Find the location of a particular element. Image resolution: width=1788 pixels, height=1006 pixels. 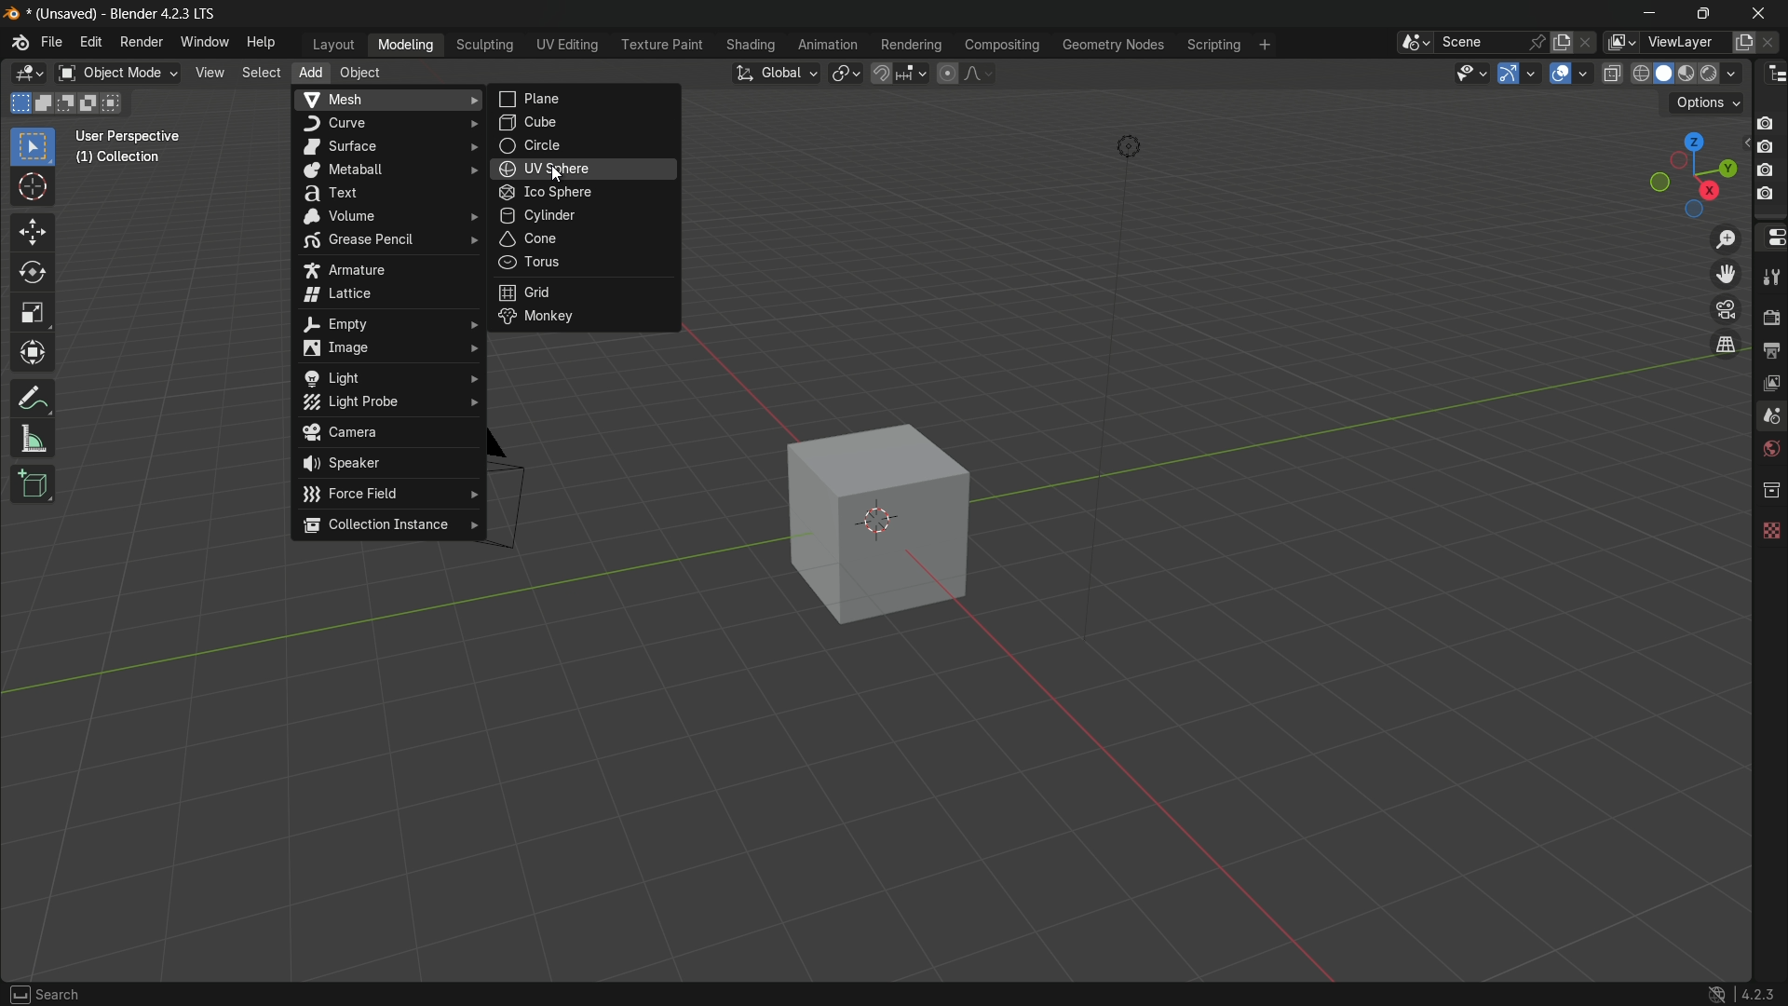

move is located at coordinates (33, 235).